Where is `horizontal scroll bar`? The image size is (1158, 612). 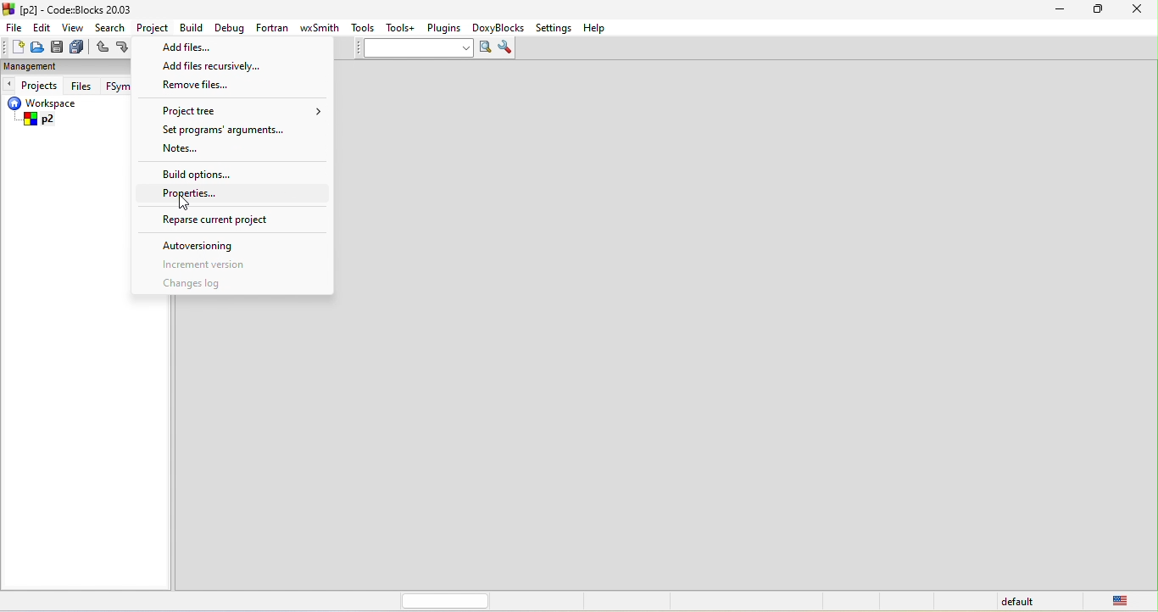 horizontal scroll bar is located at coordinates (446, 601).